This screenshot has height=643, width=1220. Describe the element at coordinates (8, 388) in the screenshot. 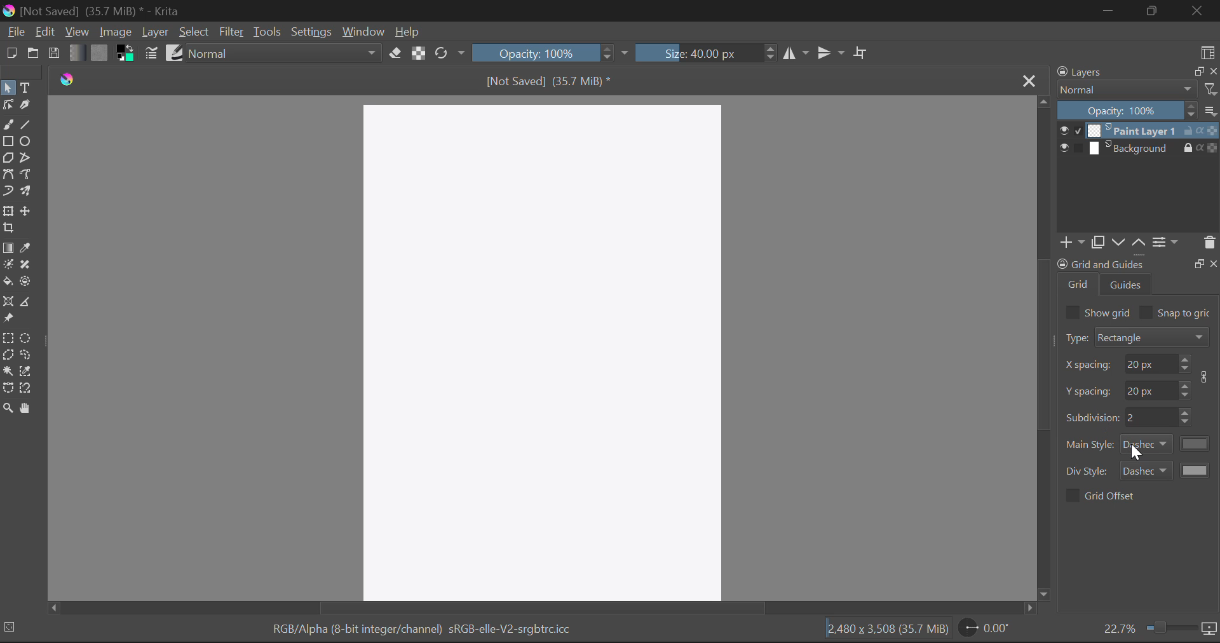

I see `Bezier Curve Selection` at that location.